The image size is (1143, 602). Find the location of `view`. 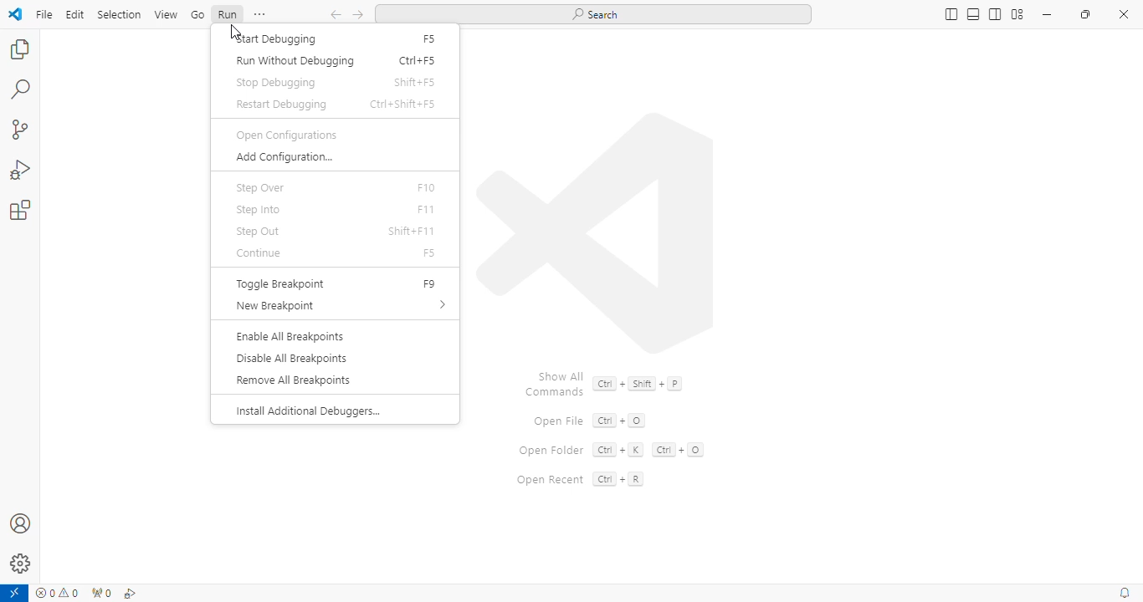

view is located at coordinates (167, 15).